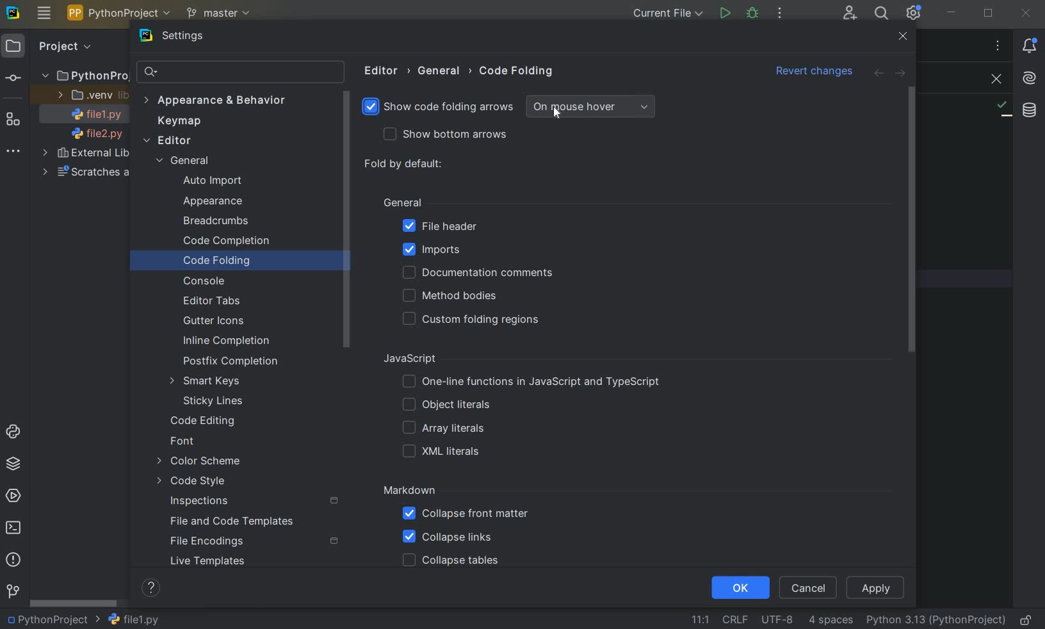 The height and width of the screenshot is (629, 1045). What do you see at coordinates (217, 322) in the screenshot?
I see `GUTTER ICONS` at bounding box center [217, 322].